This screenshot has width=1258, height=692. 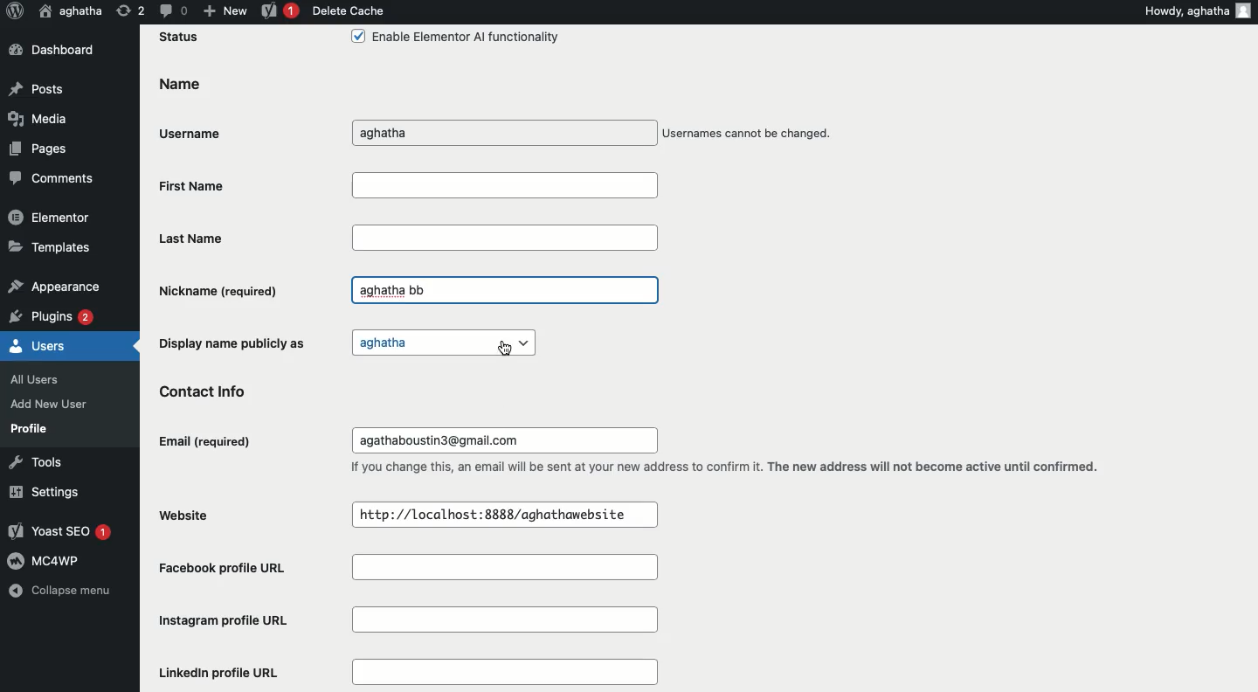 I want to click on aghatha, so click(x=412, y=133).